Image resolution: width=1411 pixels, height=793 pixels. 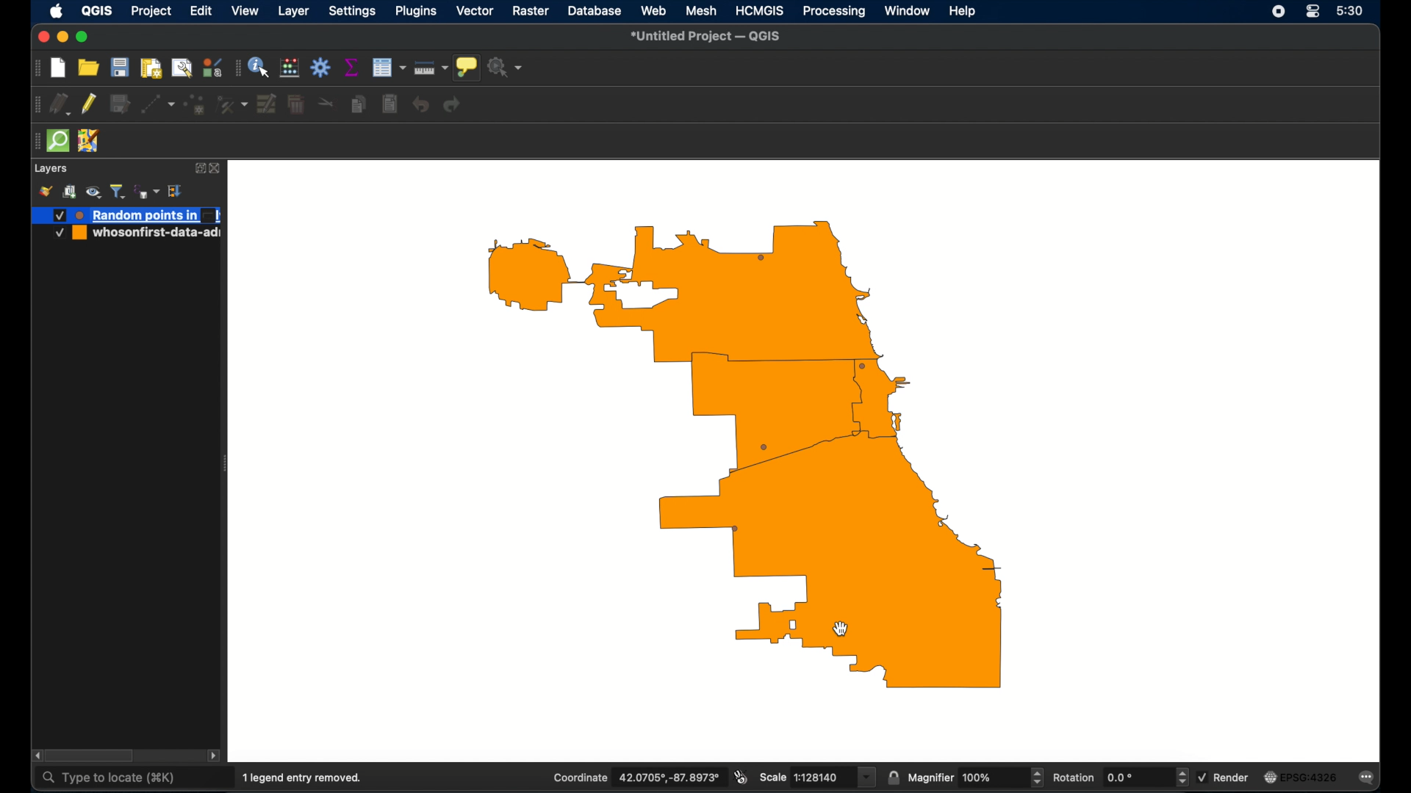 What do you see at coordinates (741, 776) in the screenshot?
I see `toggle extents and  mouse display position ` at bounding box center [741, 776].